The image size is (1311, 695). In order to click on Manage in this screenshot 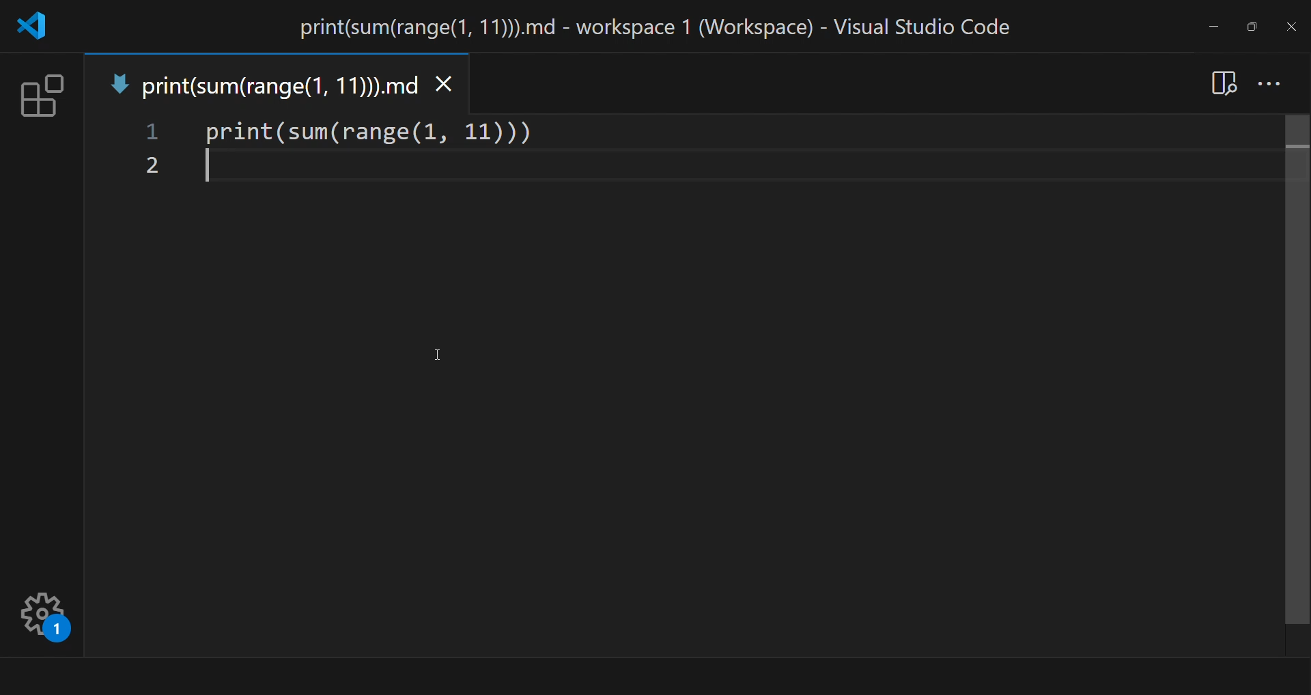, I will do `click(44, 618)`.